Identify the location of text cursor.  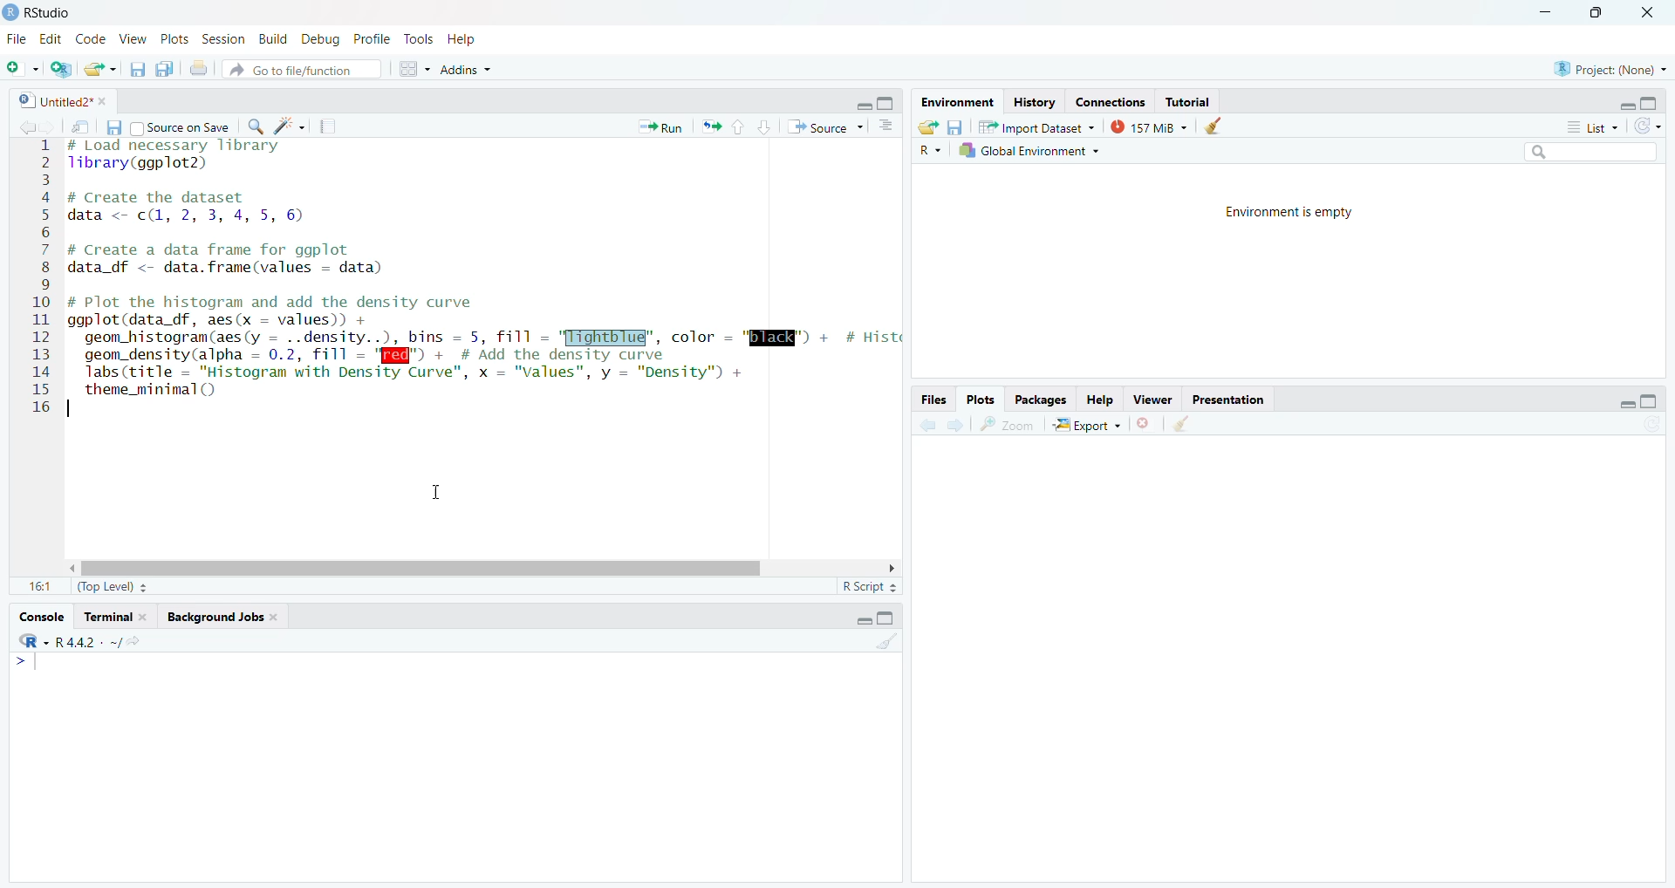
(41, 661).